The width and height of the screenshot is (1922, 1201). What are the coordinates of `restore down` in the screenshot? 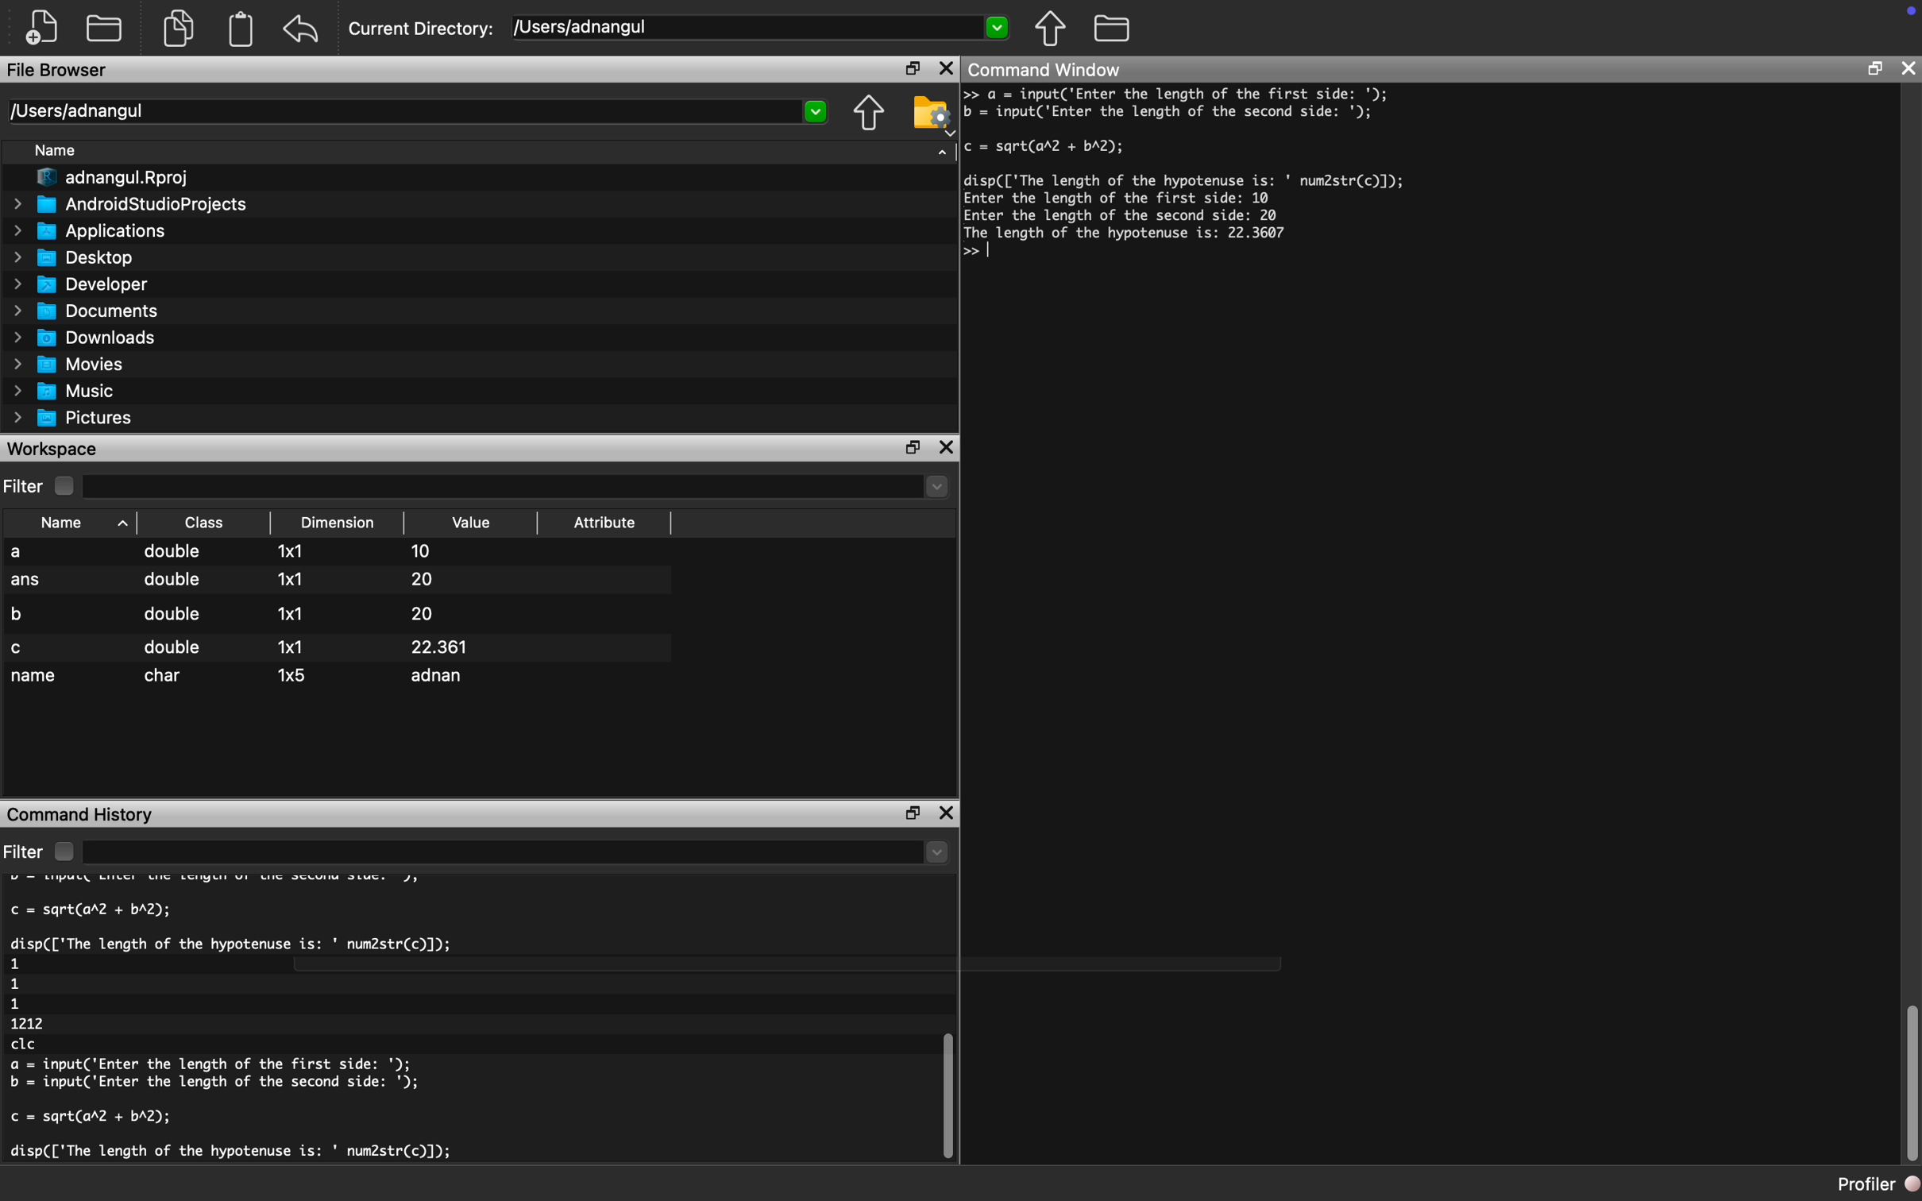 It's located at (915, 448).